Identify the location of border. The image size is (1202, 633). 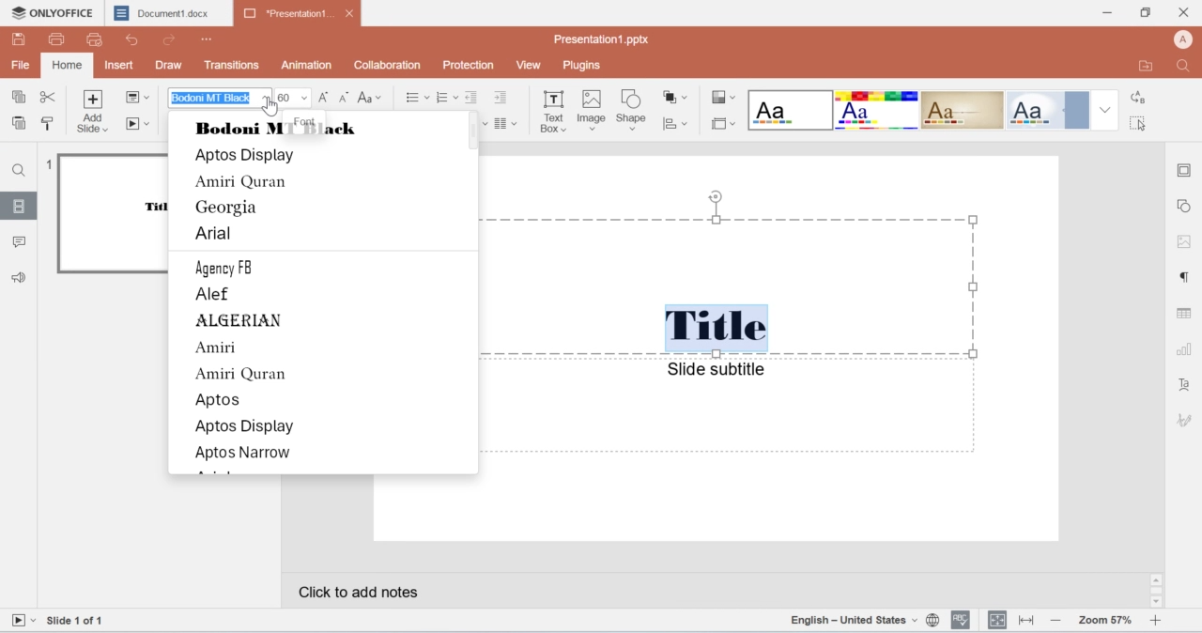
(1185, 168).